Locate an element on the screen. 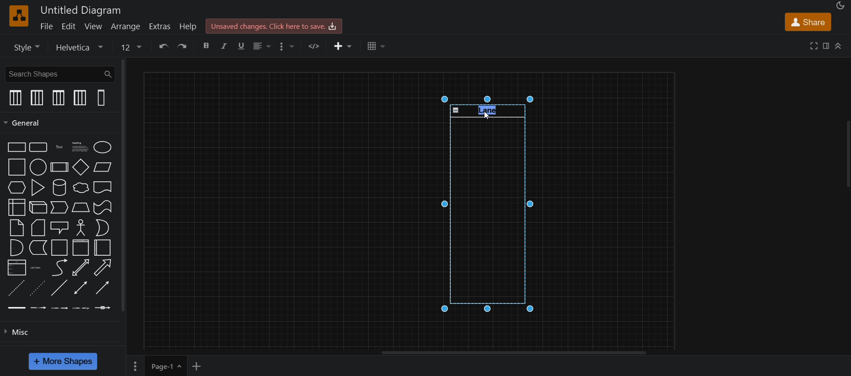 Image resolution: width=851 pixels, height=376 pixels. rounded rectangle is located at coordinates (39, 148).